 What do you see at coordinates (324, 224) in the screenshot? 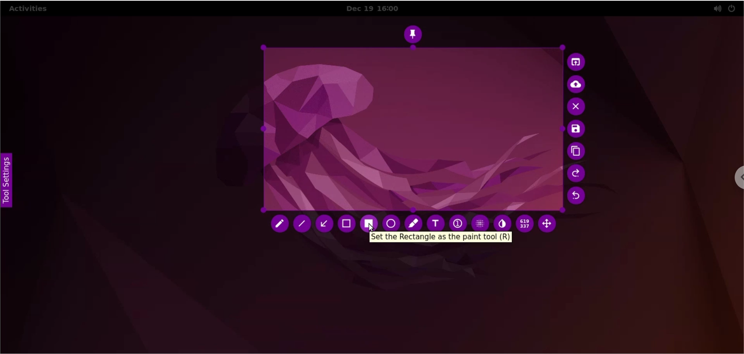
I see `arrow tool` at bounding box center [324, 224].